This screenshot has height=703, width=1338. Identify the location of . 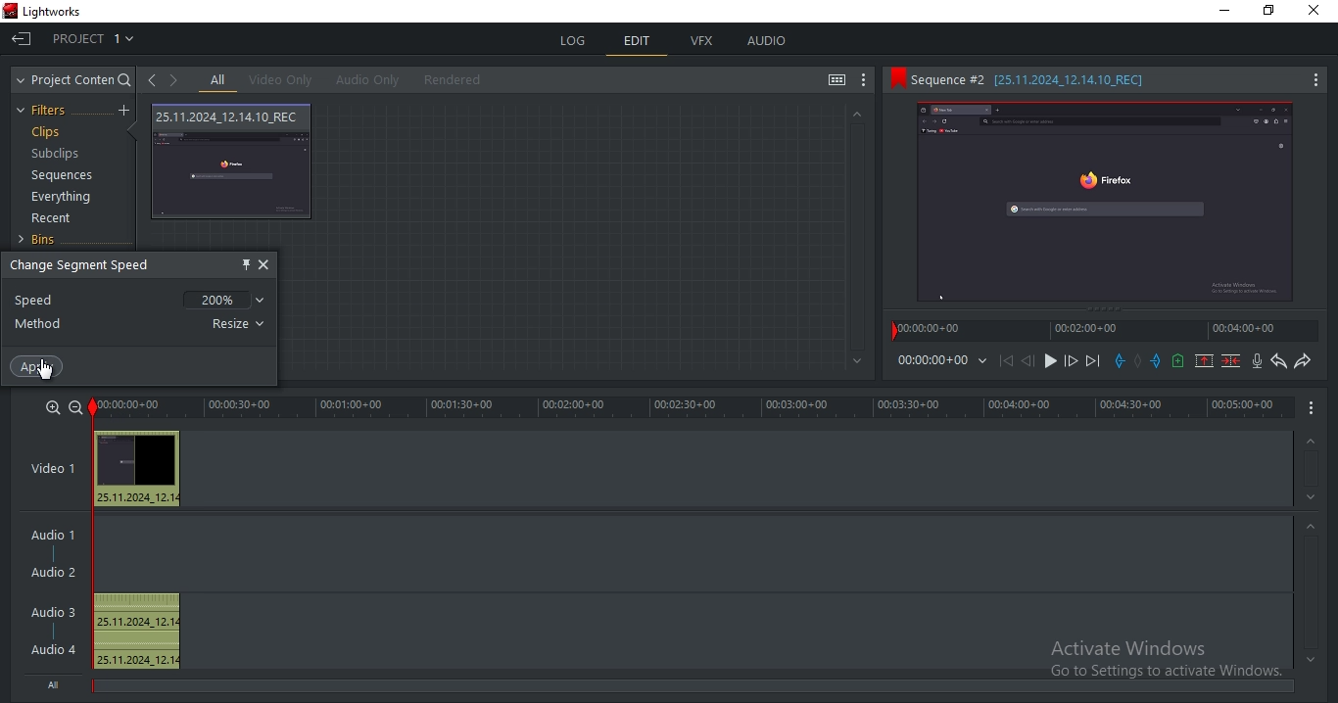
(837, 80).